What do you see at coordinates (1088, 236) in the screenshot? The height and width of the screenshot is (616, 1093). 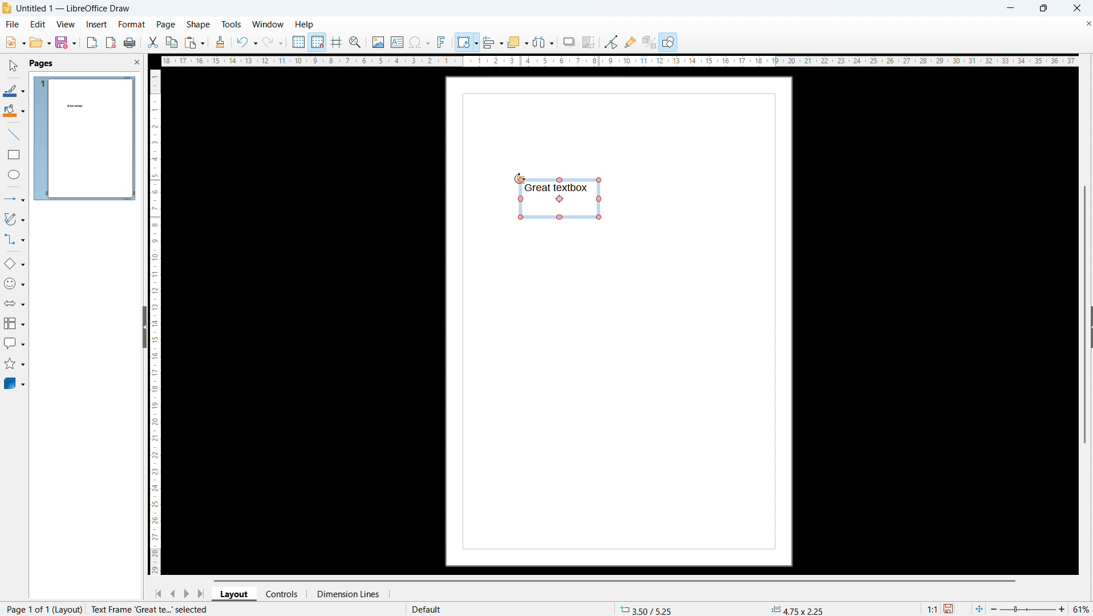 I see `Vertical scroll bar ` at bounding box center [1088, 236].